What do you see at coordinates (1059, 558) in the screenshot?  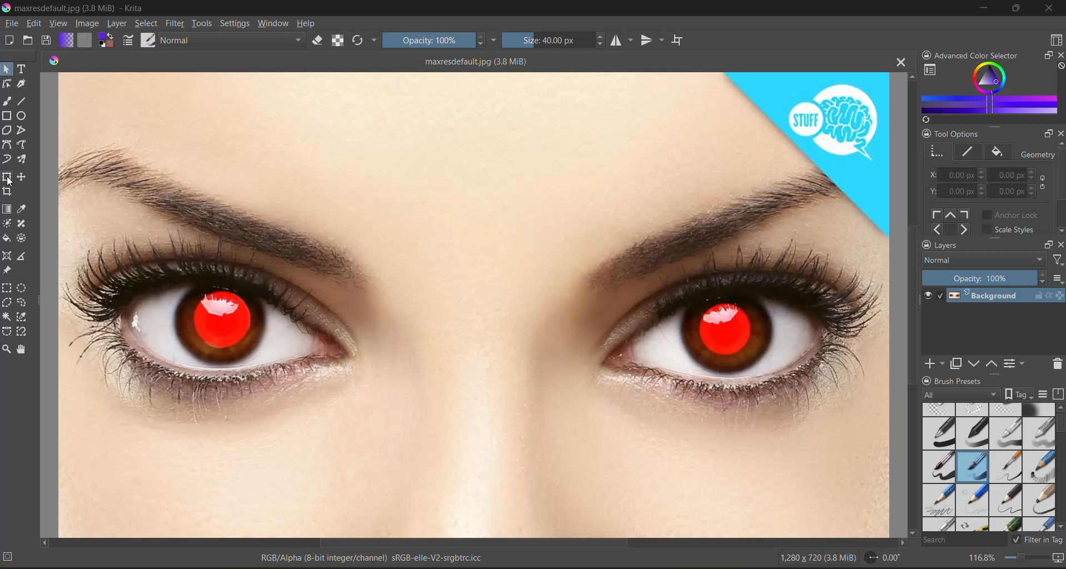 I see `map the canvas` at bounding box center [1059, 558].